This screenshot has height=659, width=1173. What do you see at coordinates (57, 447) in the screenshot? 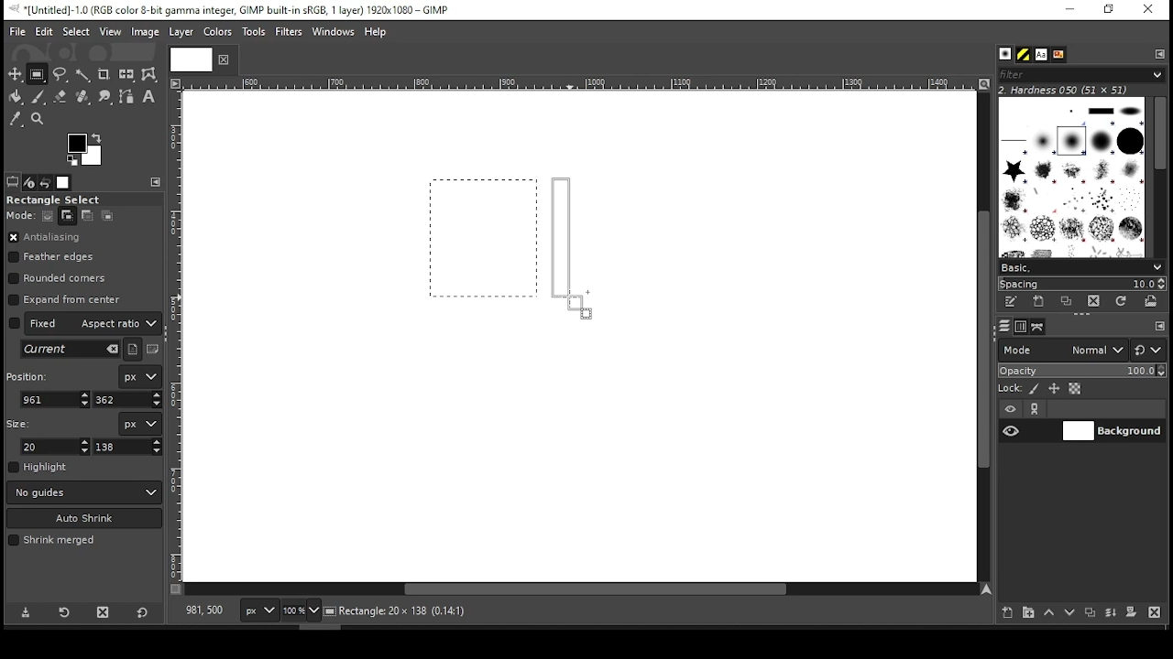
I see `width` at bounding box center [57, 447].